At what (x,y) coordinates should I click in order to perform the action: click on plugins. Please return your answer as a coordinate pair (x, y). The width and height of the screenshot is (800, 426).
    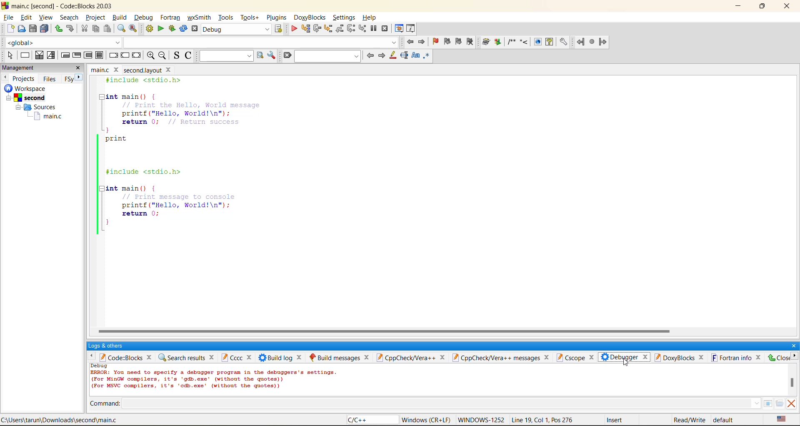
    Looking at the image, I should click on (277, 18).